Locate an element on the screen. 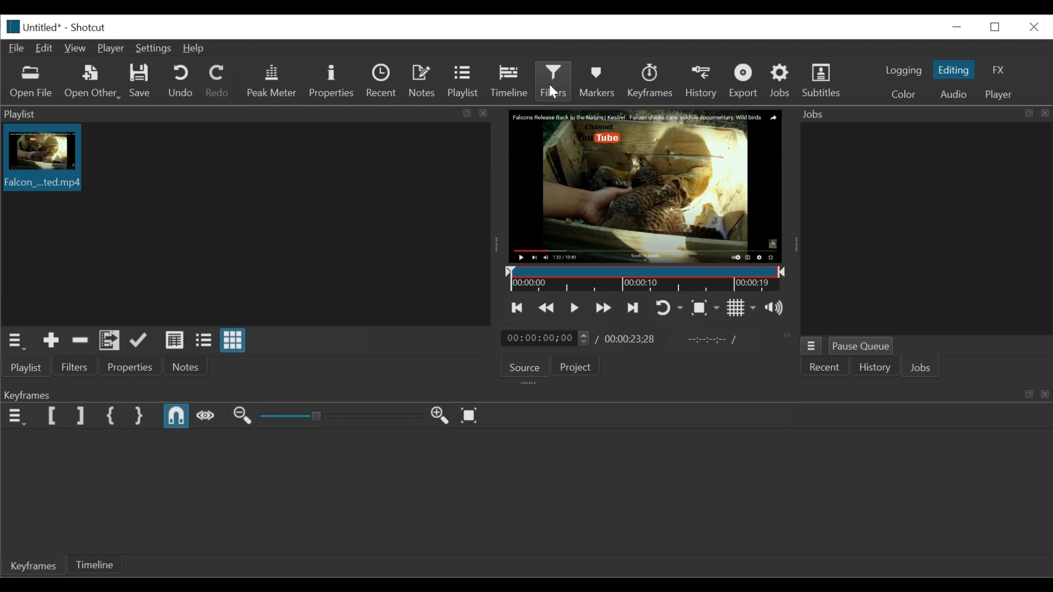  Zoom keyframe slider is located at coordinates (341, 416).